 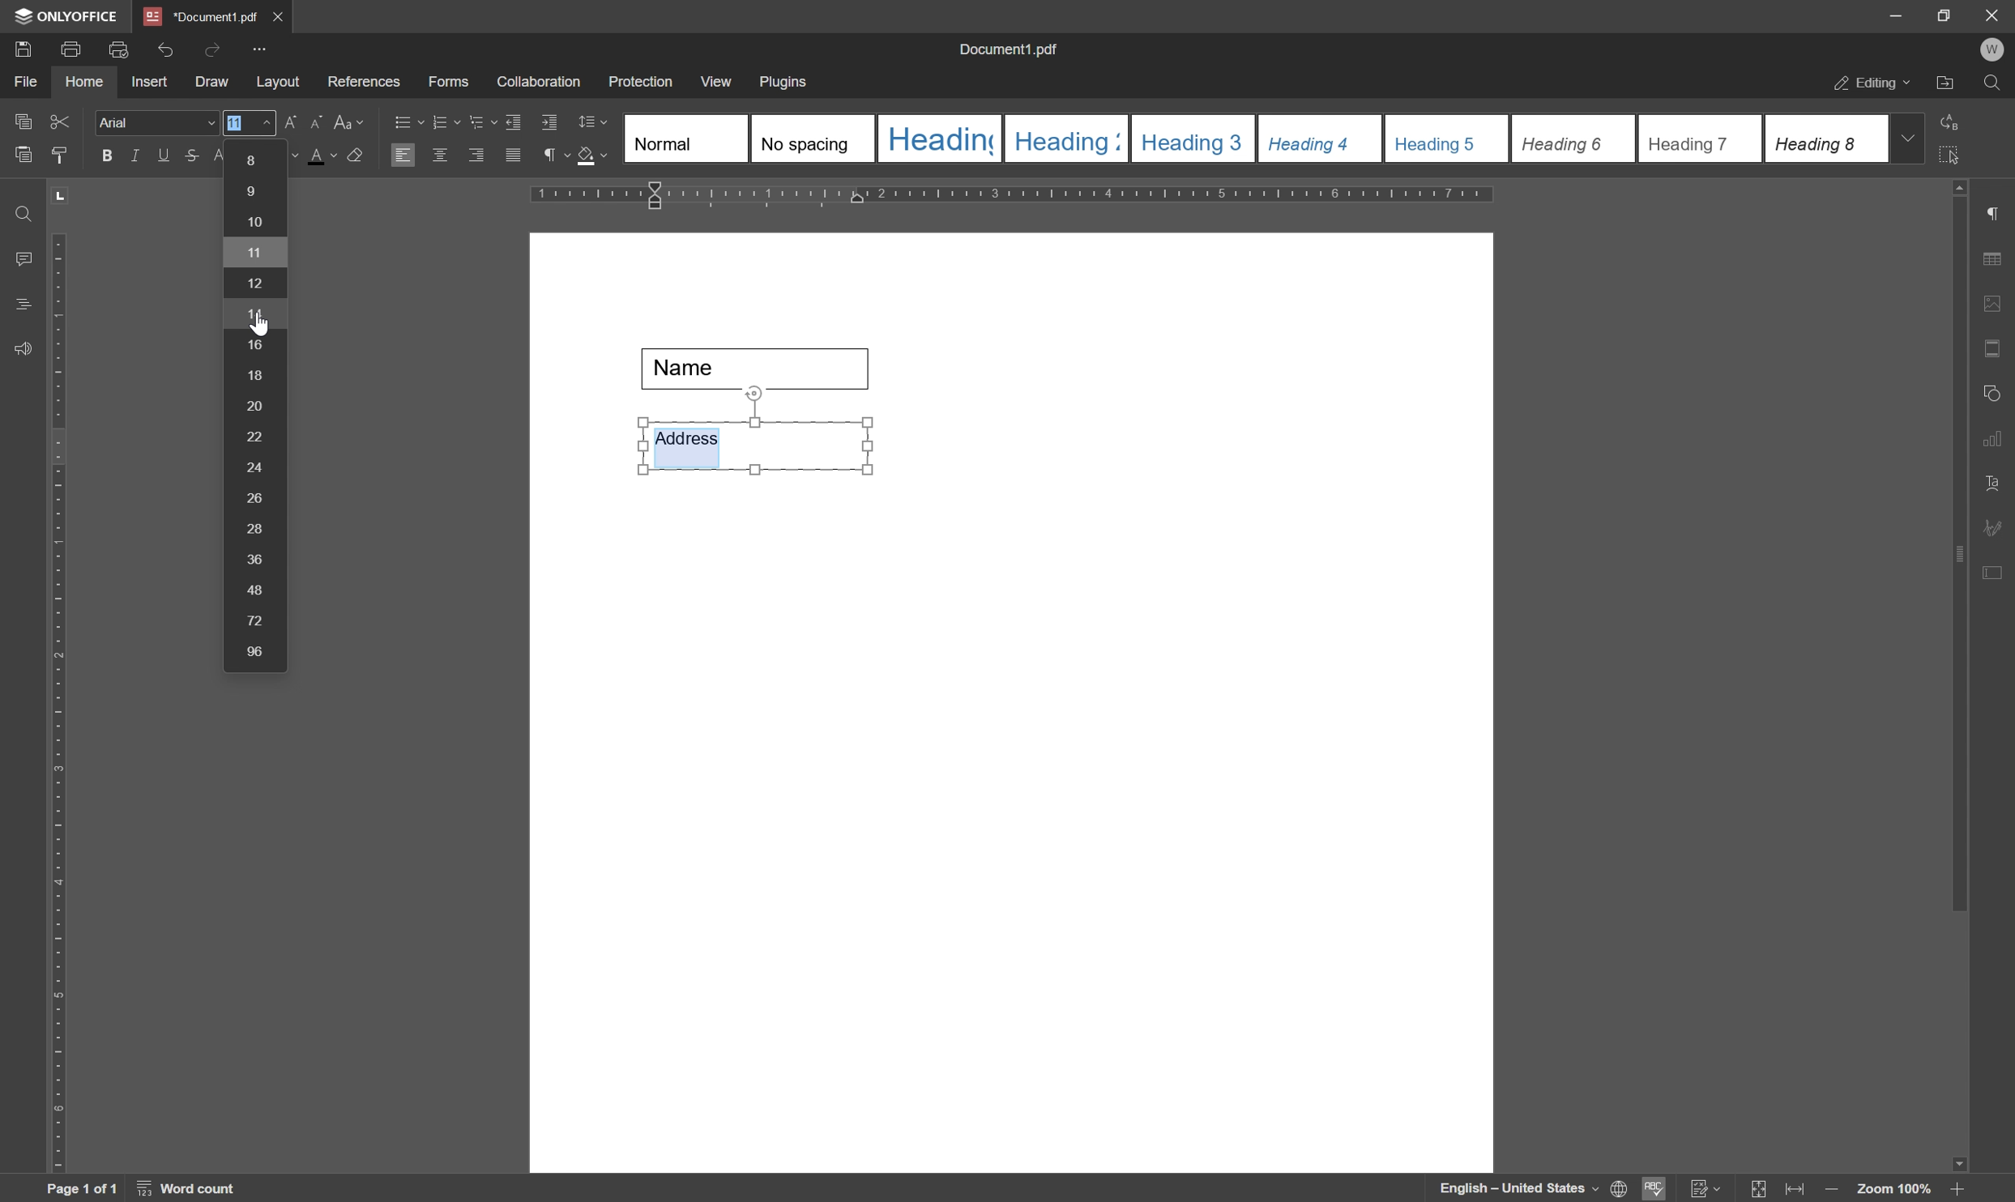 I want to click on decrement font size, so click(x=314, y=124).